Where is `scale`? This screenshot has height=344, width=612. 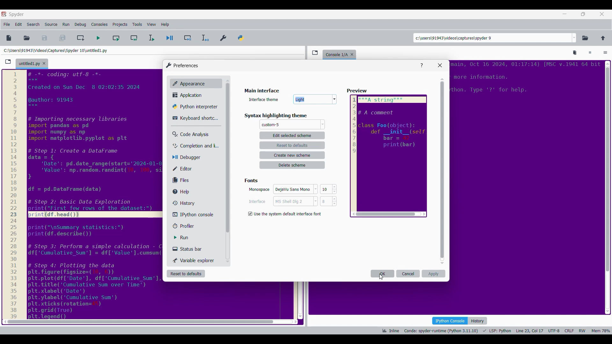
scale is located at coordinates (13, 195).